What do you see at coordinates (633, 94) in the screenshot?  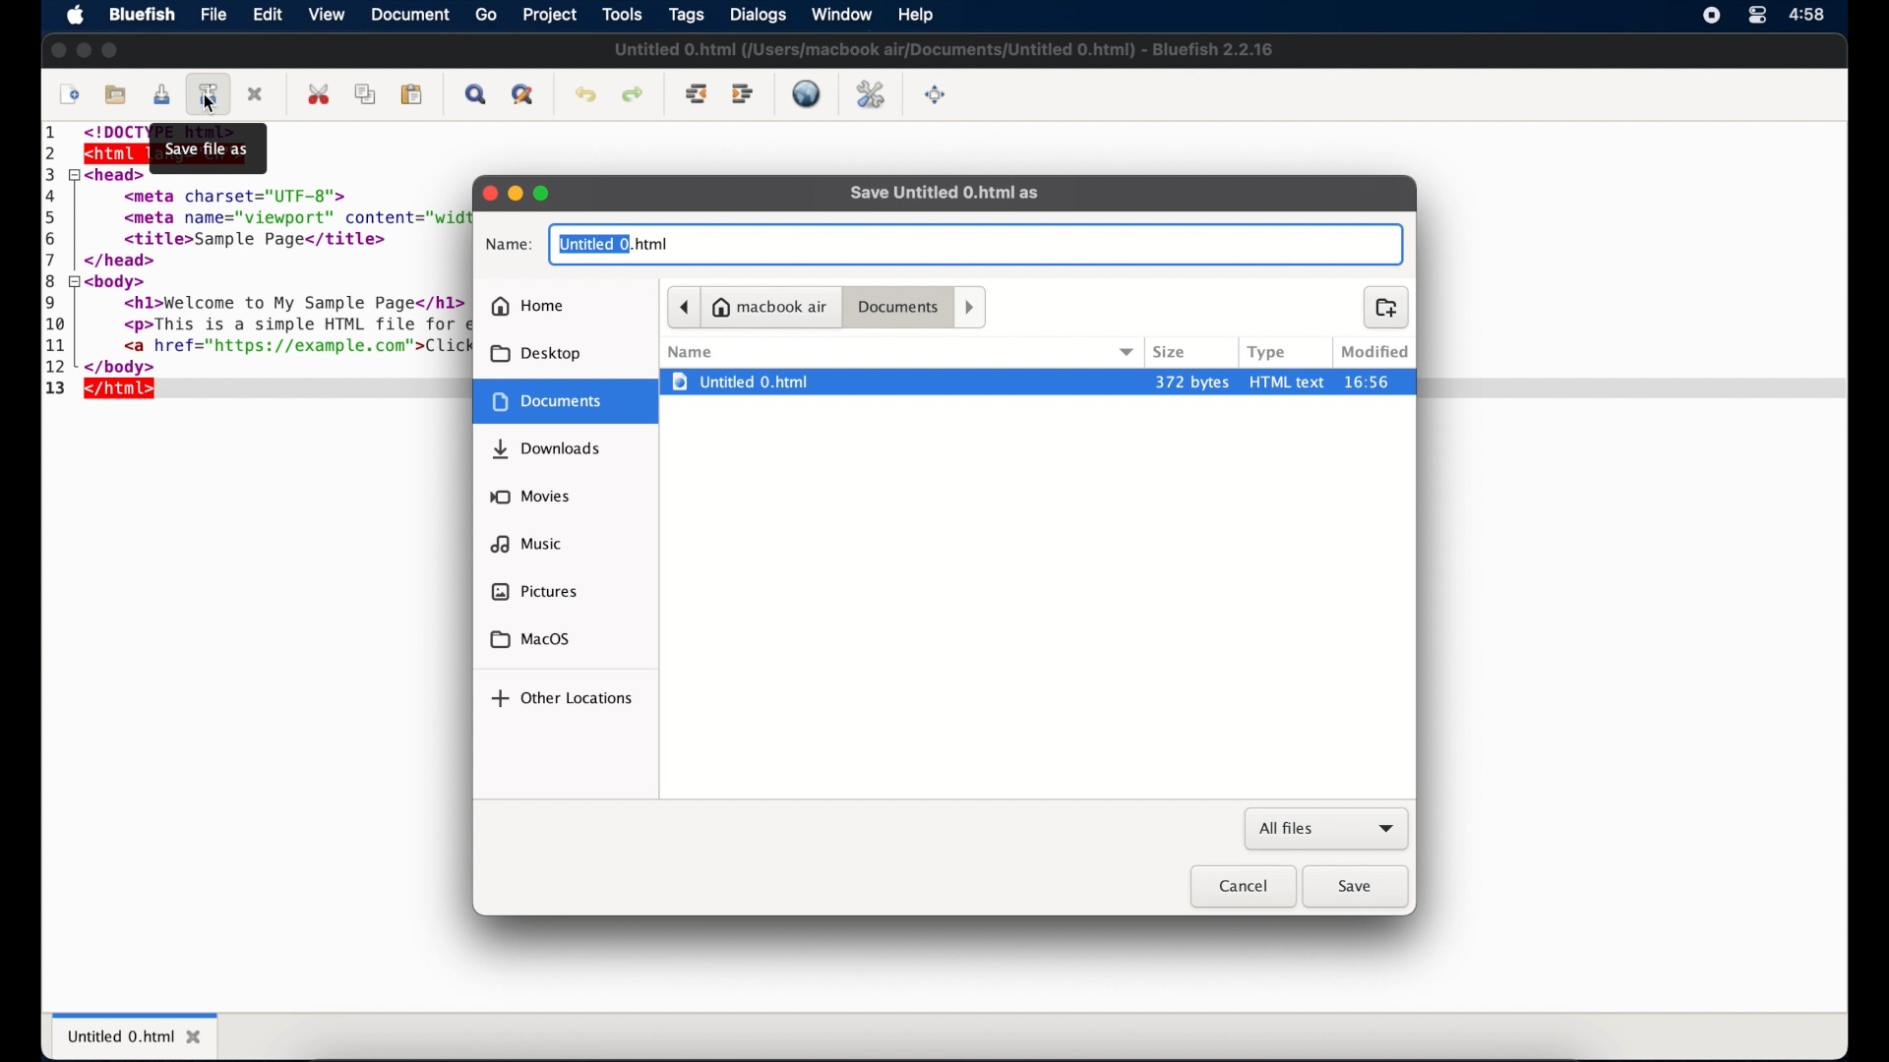 I see `redo` at bounding box center [633, 94].